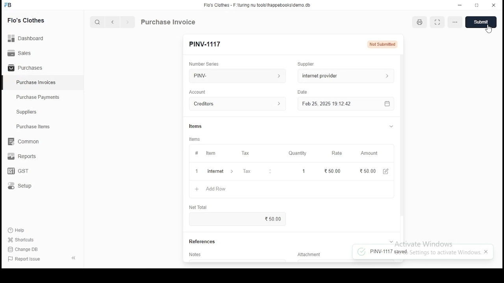 Image resolution: width=504 pixels, height=283 pixels. I want to click on new entry, so click(205, 44).